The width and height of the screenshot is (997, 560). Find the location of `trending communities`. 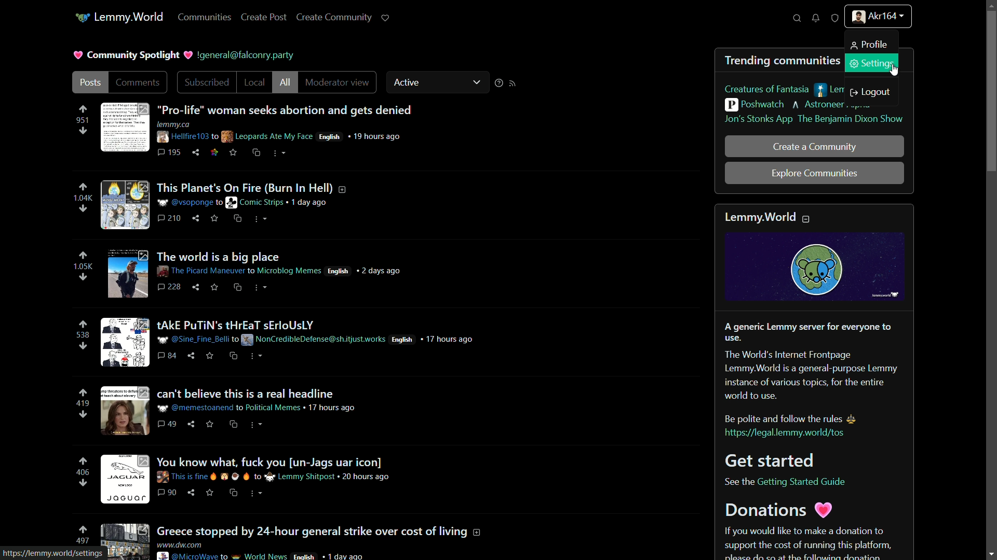

trending communities is located at coordinates (784, 60).